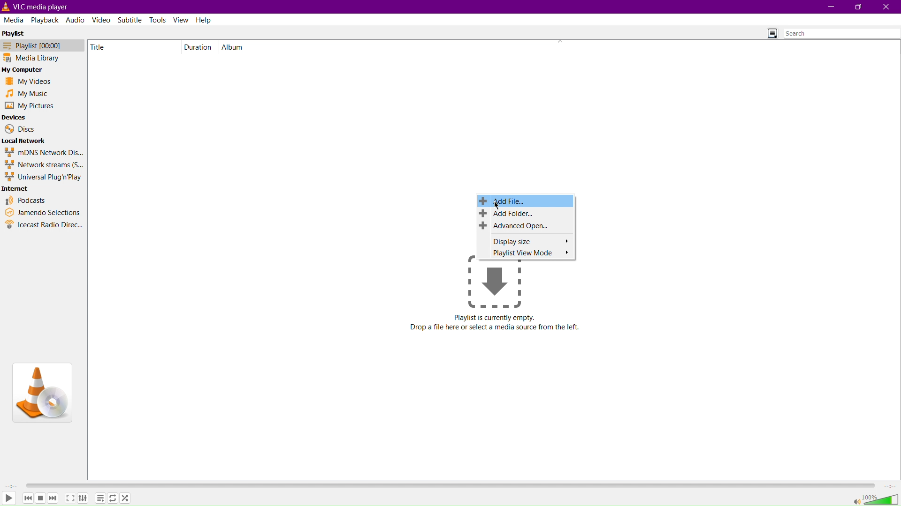  What do you see at coordinates (45, 19) in the screenshot?
I see `Playback` at bounding box center [45, 19].